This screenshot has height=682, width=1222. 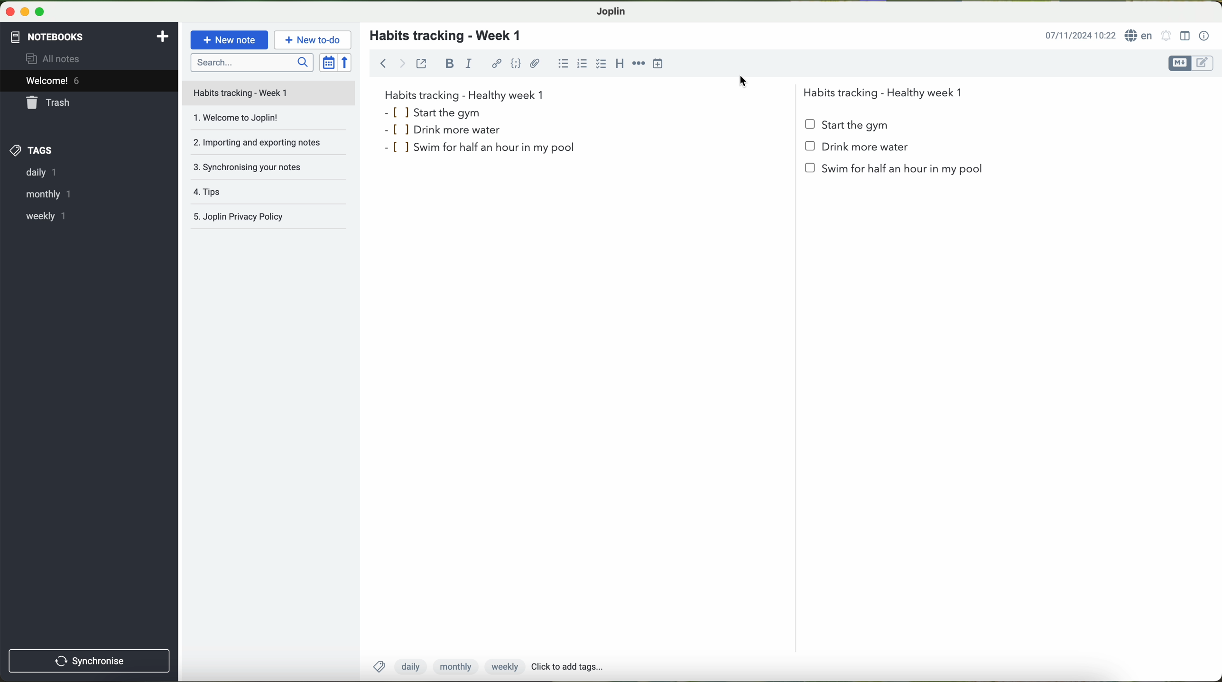 I want to click on swim for half an hour in my pool, so click(x=896, y=172).